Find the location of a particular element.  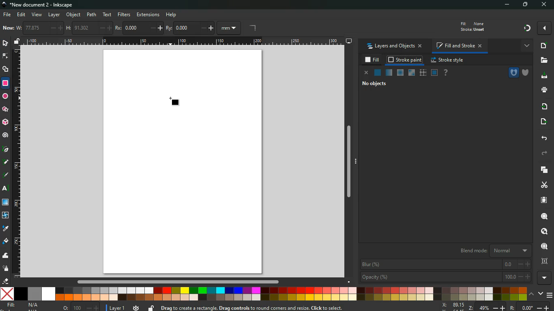

h is located at coordinates (89, 28).